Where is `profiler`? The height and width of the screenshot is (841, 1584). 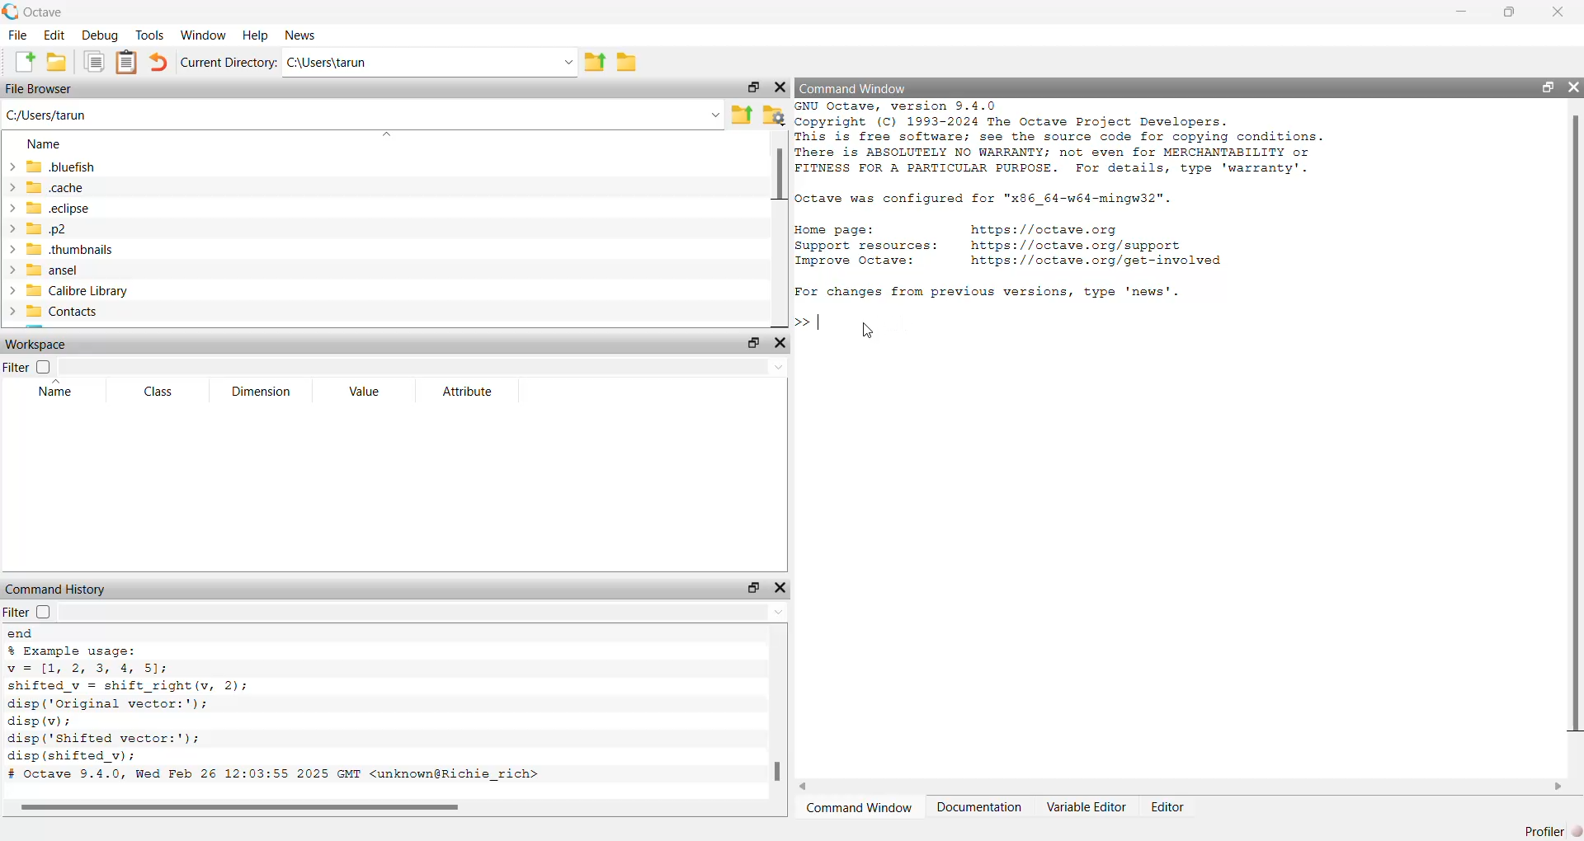
profiler is located at coordinates (1548, 829).